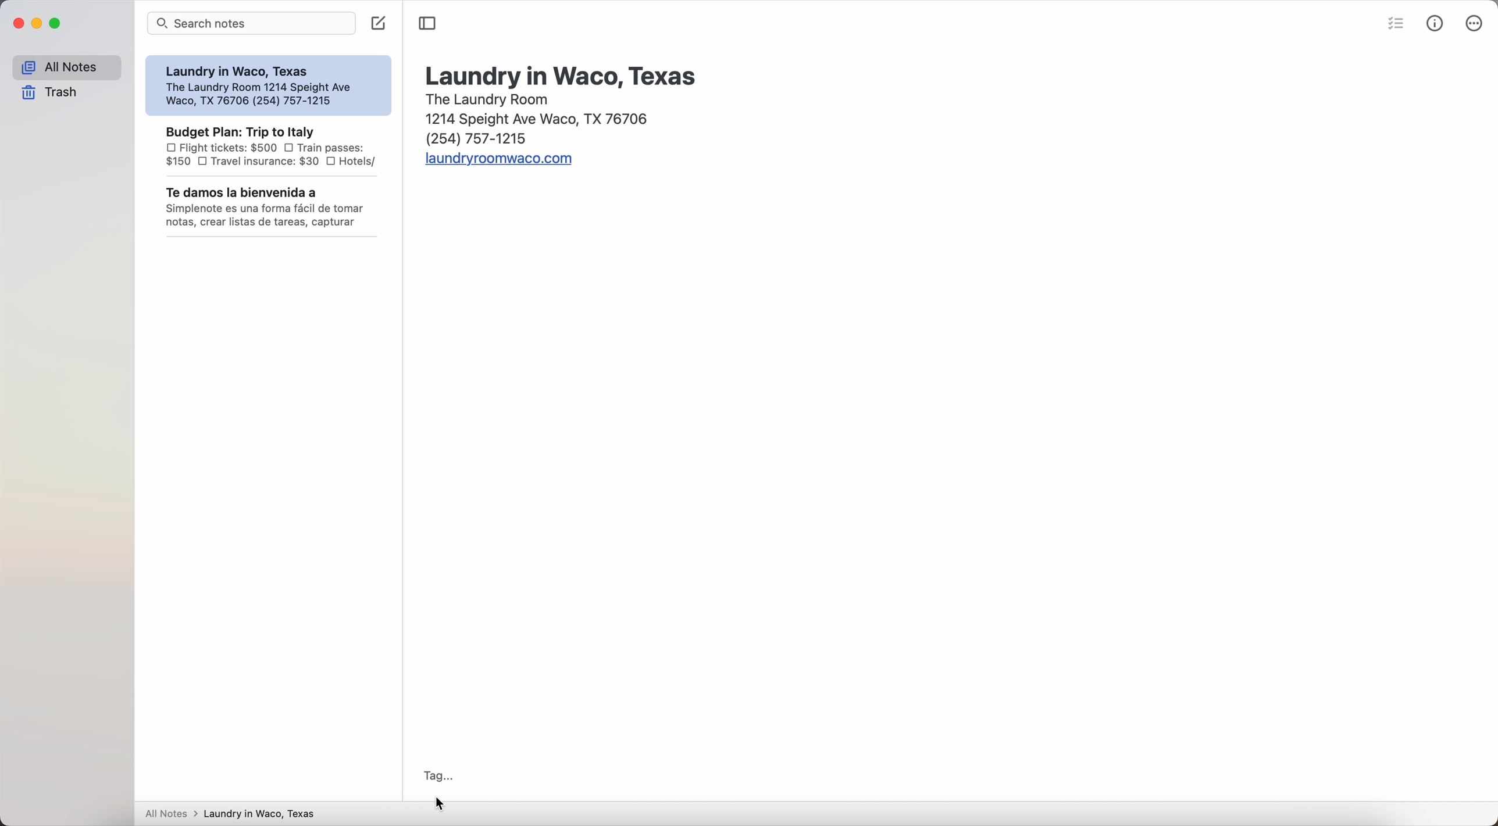 This screenshot has width=1498, height=826. Describe the element at coordinates (266, 85) in the screenshot. I see `Laundry in Waco, Texas note` at that location.